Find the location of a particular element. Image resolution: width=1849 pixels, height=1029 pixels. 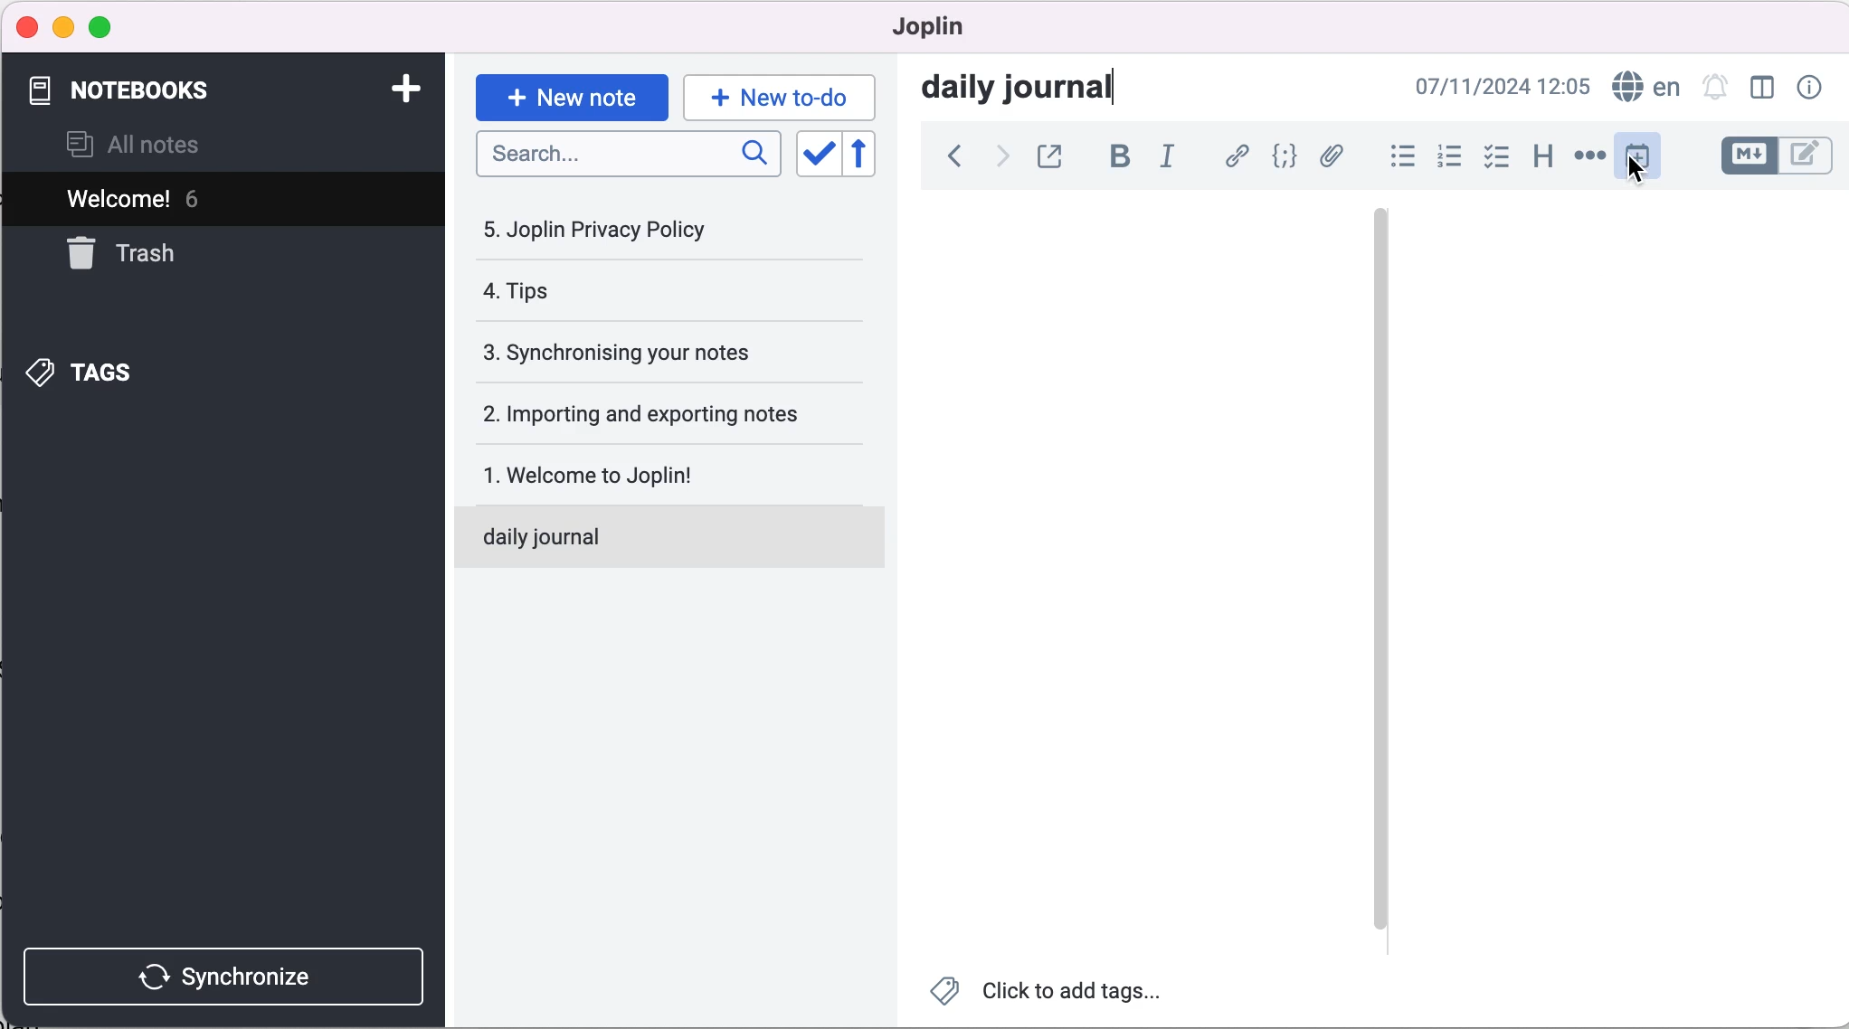

toggle external editing is located at coordinates (1054, 156).